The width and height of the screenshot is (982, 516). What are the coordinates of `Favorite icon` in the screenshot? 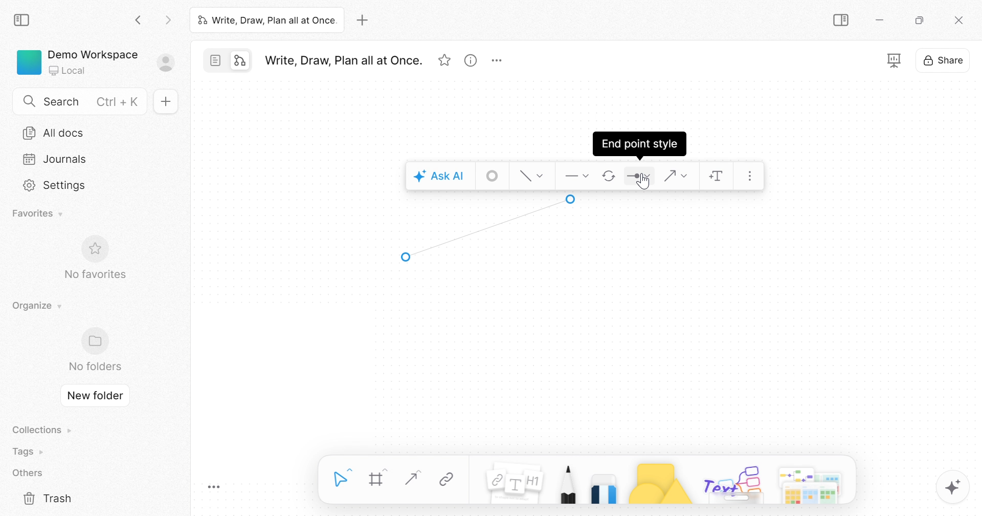 It's located at (97, 249).